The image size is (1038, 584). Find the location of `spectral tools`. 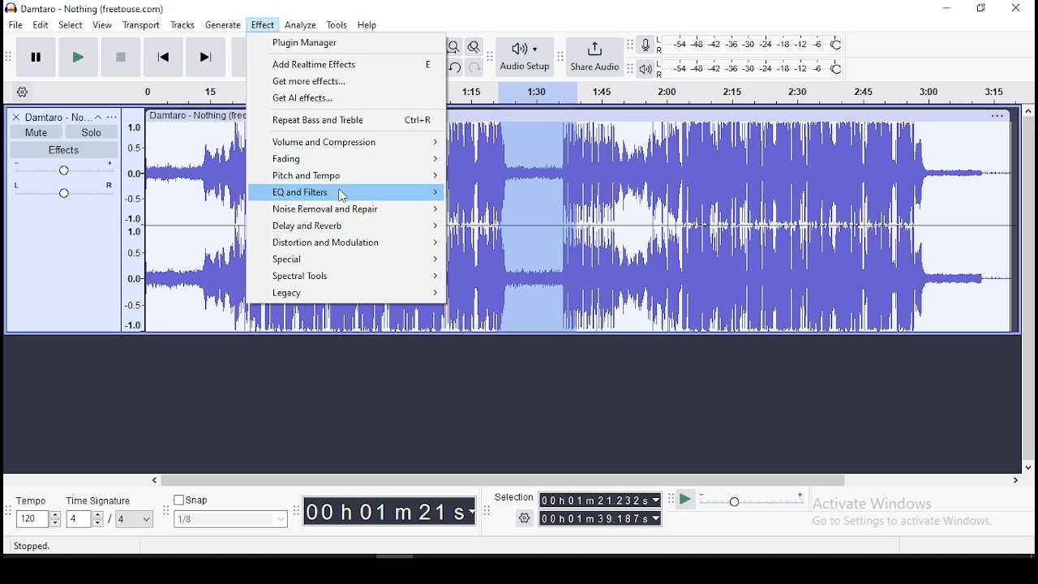

spectral tools is located at coordinates (345, 277).